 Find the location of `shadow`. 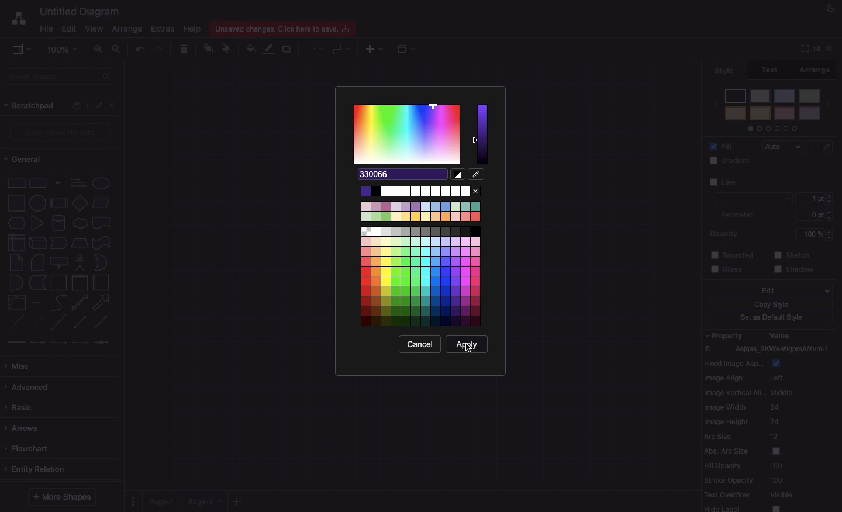

shadow is located at coordinates (796, 270).